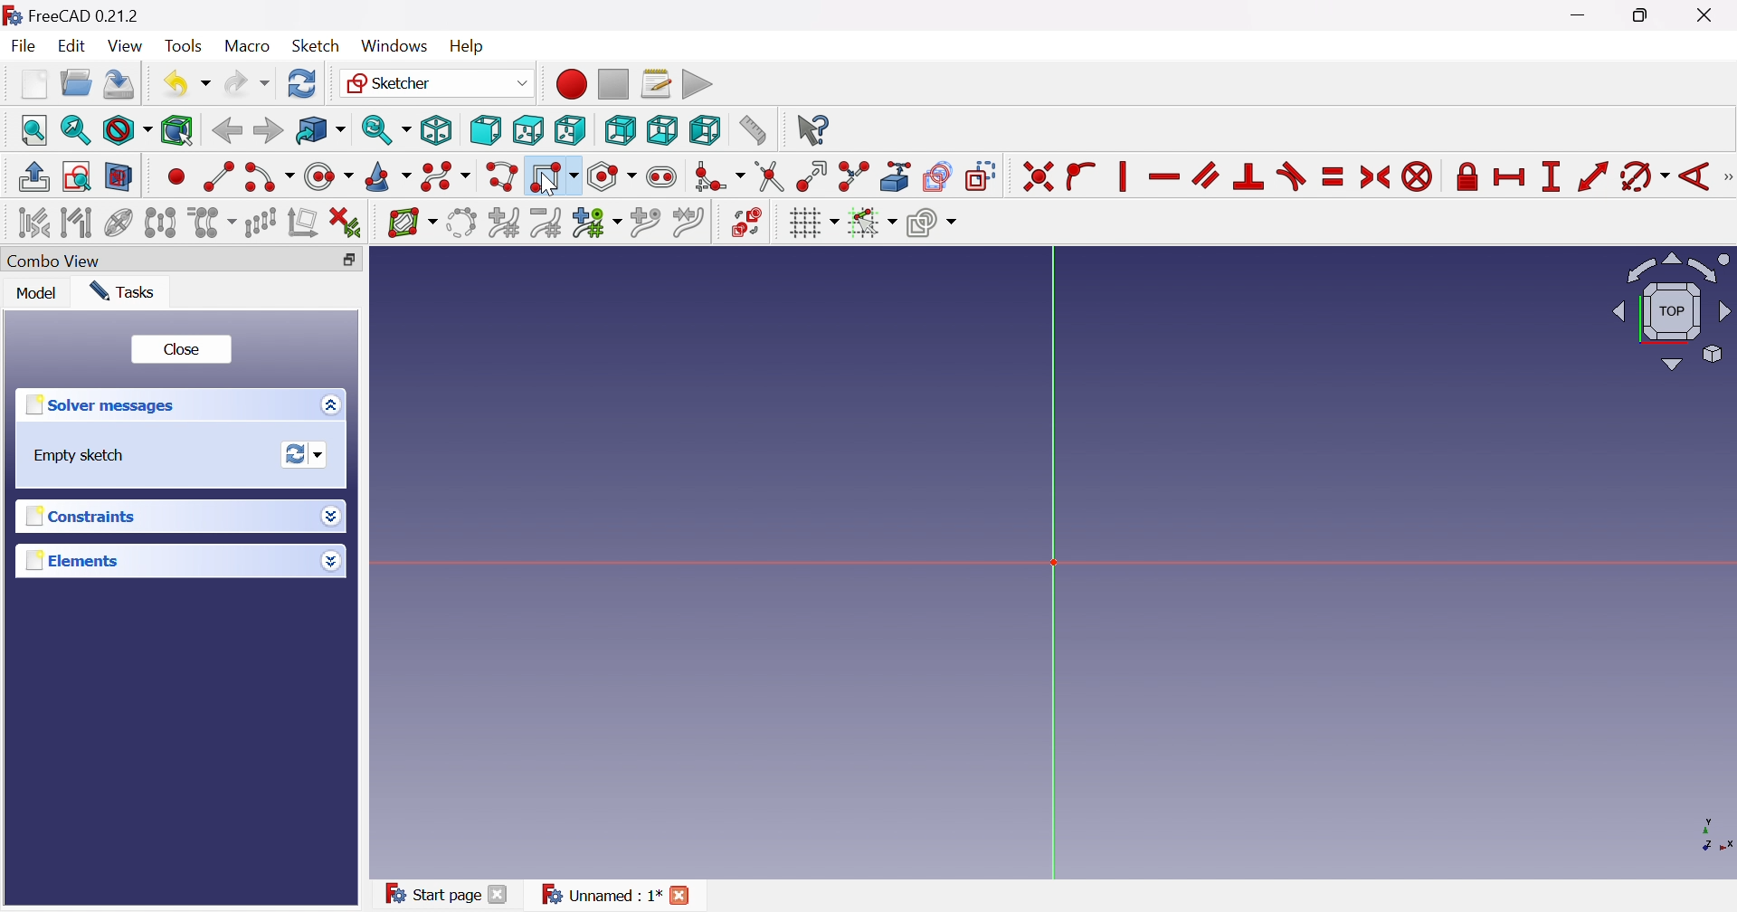  What do you see at coordinates (664, 177) in the screenshot?
I see `Create slot` at bounding box center [664, 177].